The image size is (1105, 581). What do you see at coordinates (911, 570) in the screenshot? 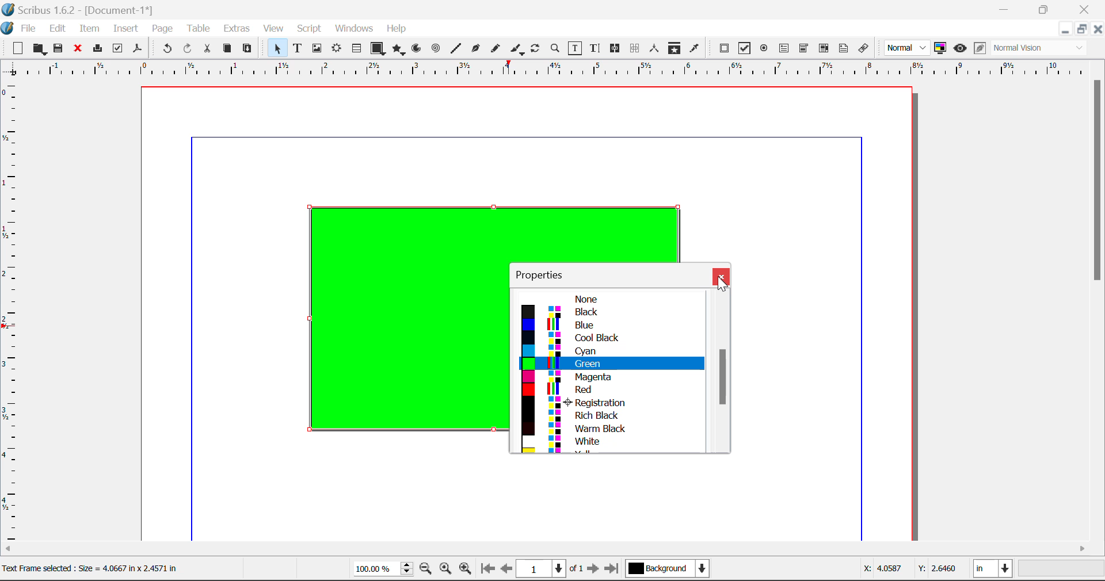
I see `Cursor Coordinates` at bounding box center [911, 570].